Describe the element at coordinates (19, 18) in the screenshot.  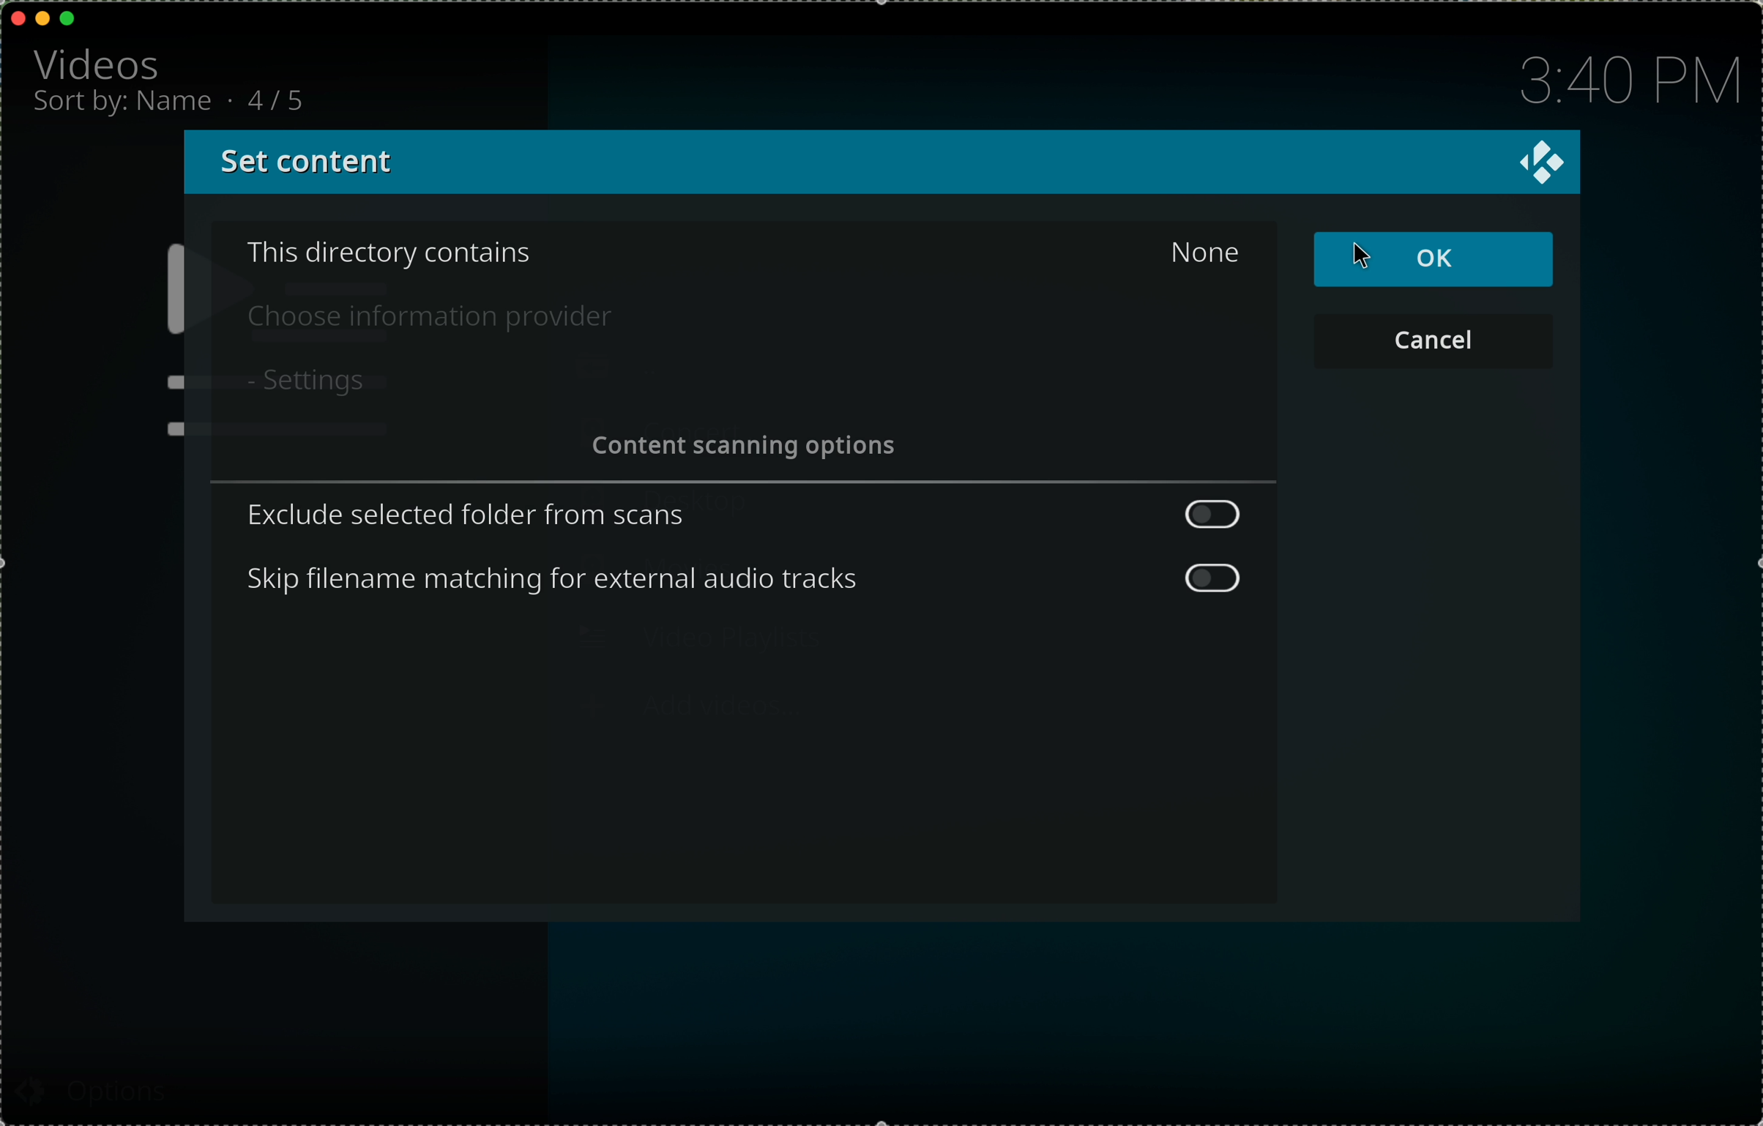
I see `close` at that location.